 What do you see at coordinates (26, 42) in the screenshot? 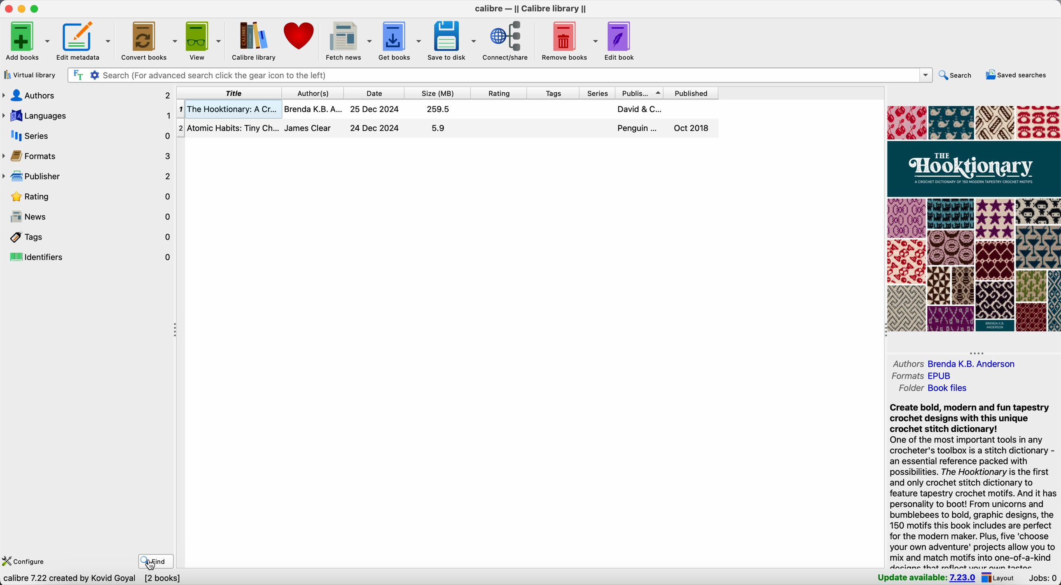
I see `add books` at bounding box center [26, 42].